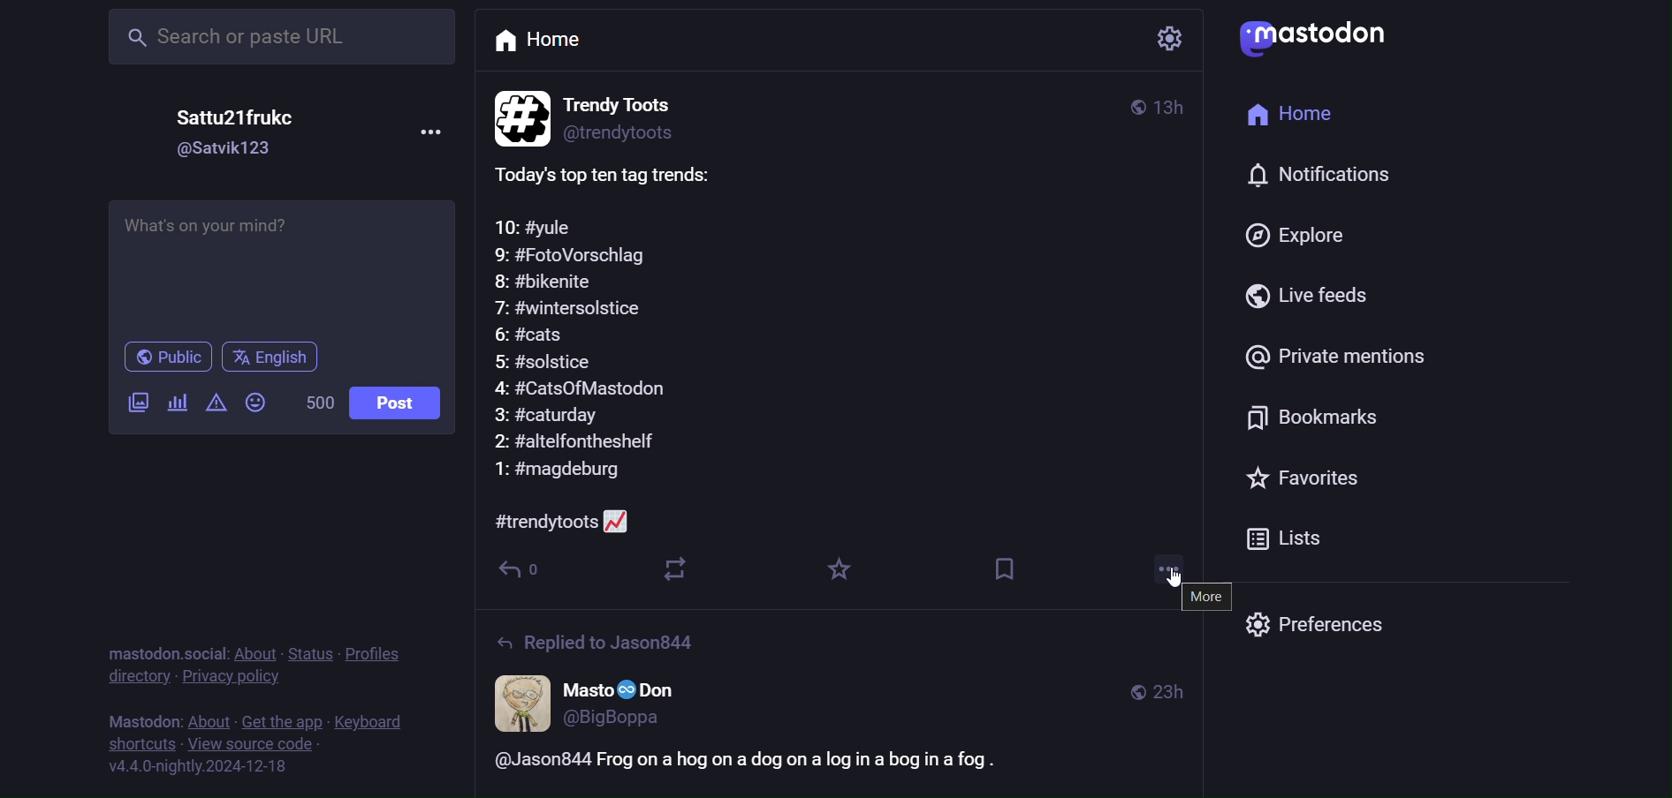  Describe the element at coordinates (220, 118) in the screenshot. I see `username` at that location.